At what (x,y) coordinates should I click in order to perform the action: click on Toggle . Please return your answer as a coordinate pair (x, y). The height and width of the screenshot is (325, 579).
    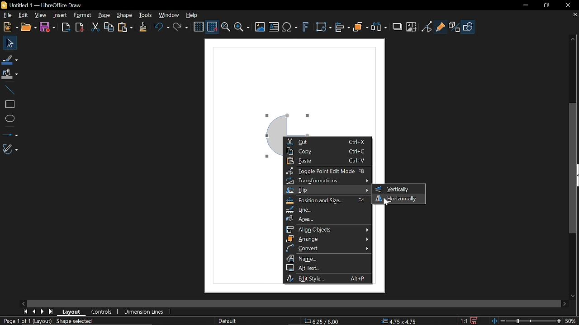
    Looking at the image, I should click on (427, 27).